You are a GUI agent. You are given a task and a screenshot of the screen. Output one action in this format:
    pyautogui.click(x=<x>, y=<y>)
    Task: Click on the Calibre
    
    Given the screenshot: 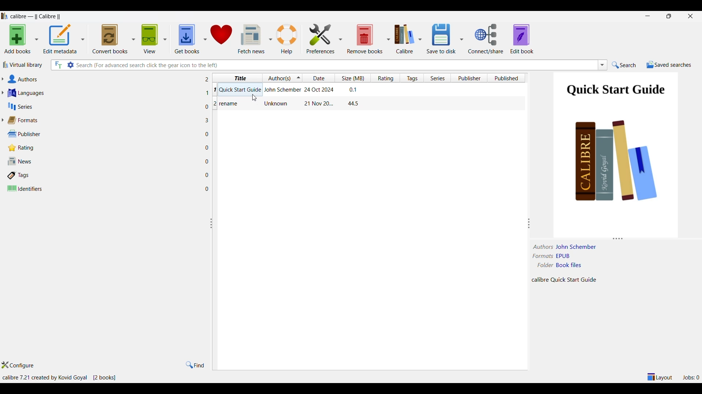 What is the action you would take?
    pyautogui.click(x=404, y=39)
    